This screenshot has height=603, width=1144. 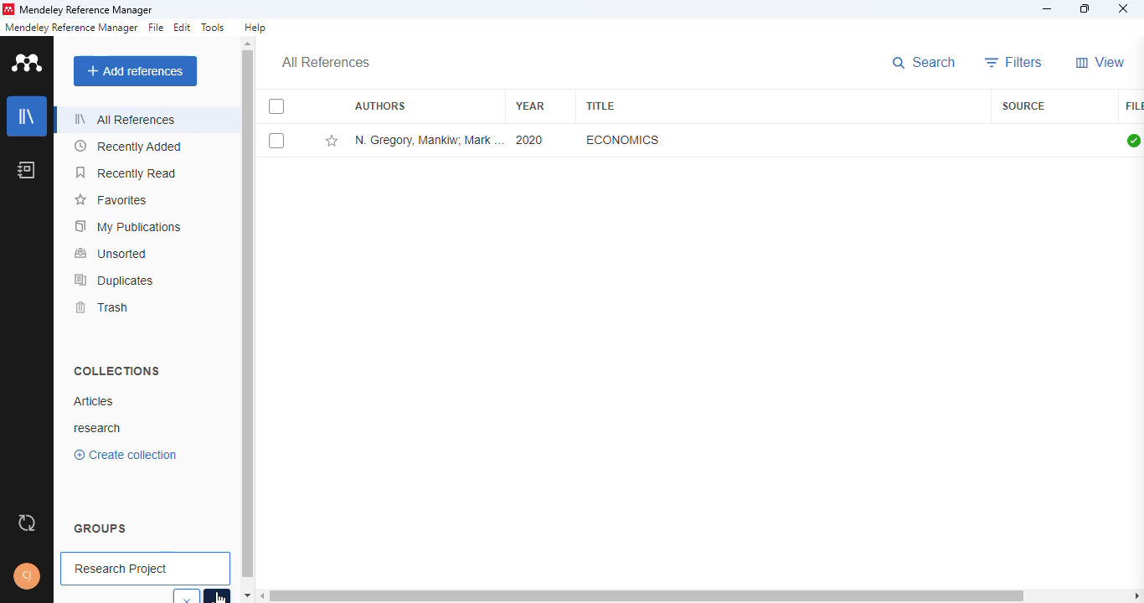 What do you see at coordinates (1014, 63) in the screenshot?
I see `filters` at bounding box center [1014, 63].